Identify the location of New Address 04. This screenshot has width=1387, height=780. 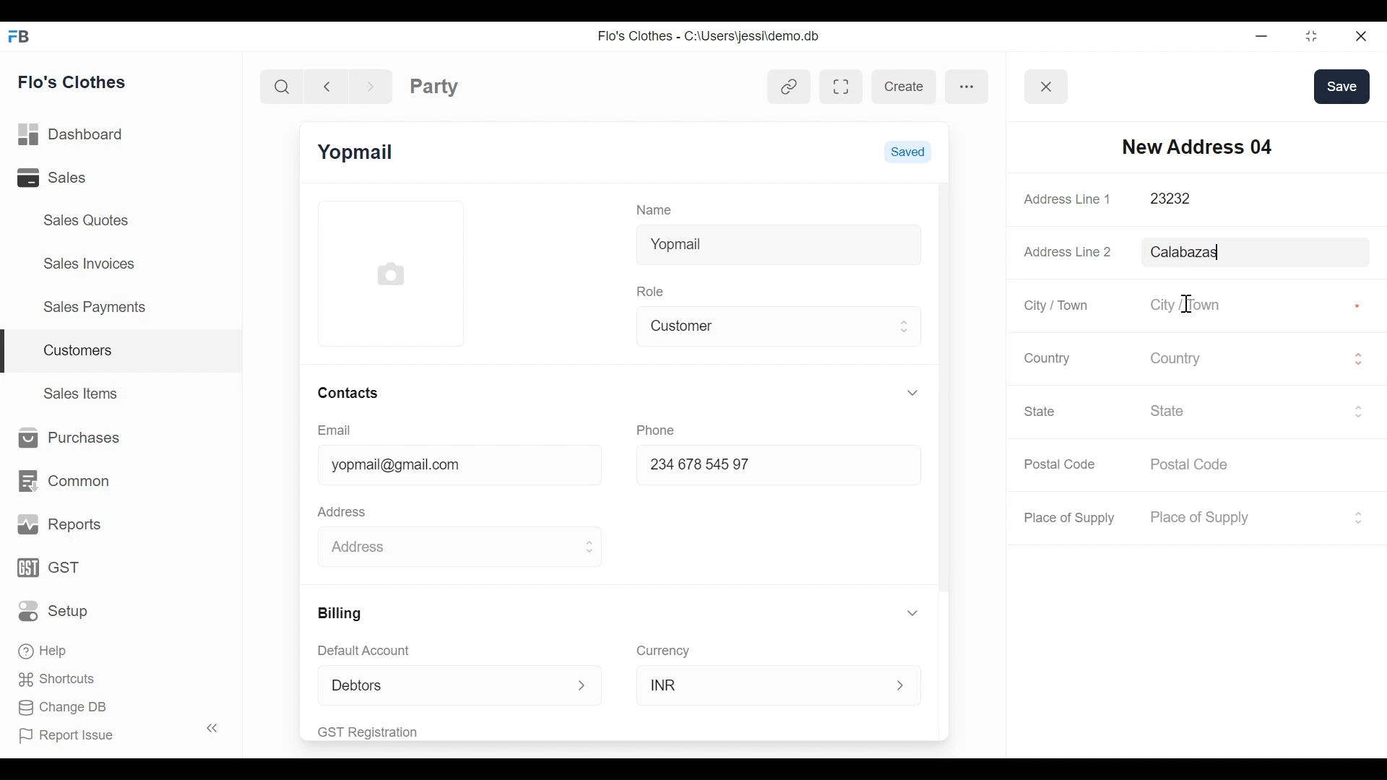
(1197, 146).